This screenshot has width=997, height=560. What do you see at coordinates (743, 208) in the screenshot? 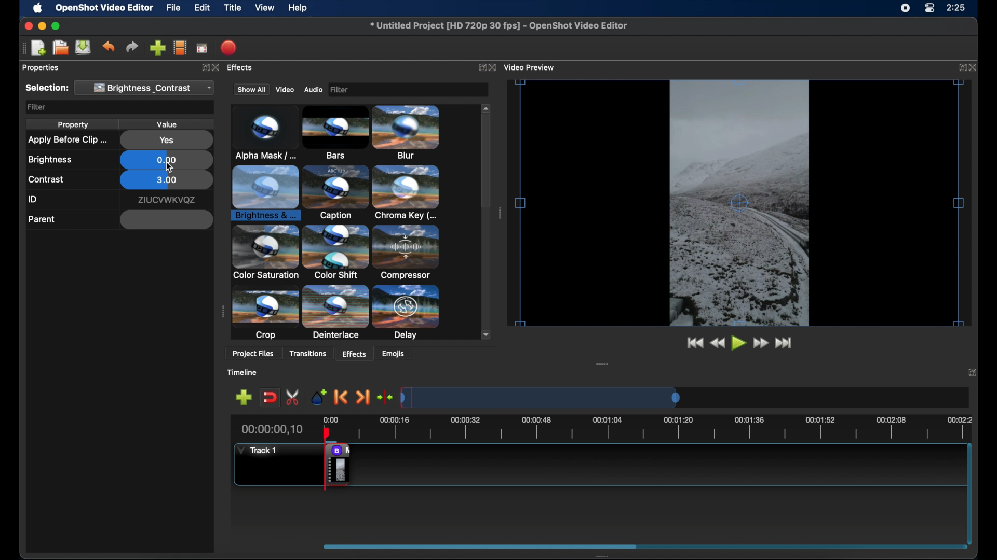
I see `video preview` at bounding box center [743, 208].